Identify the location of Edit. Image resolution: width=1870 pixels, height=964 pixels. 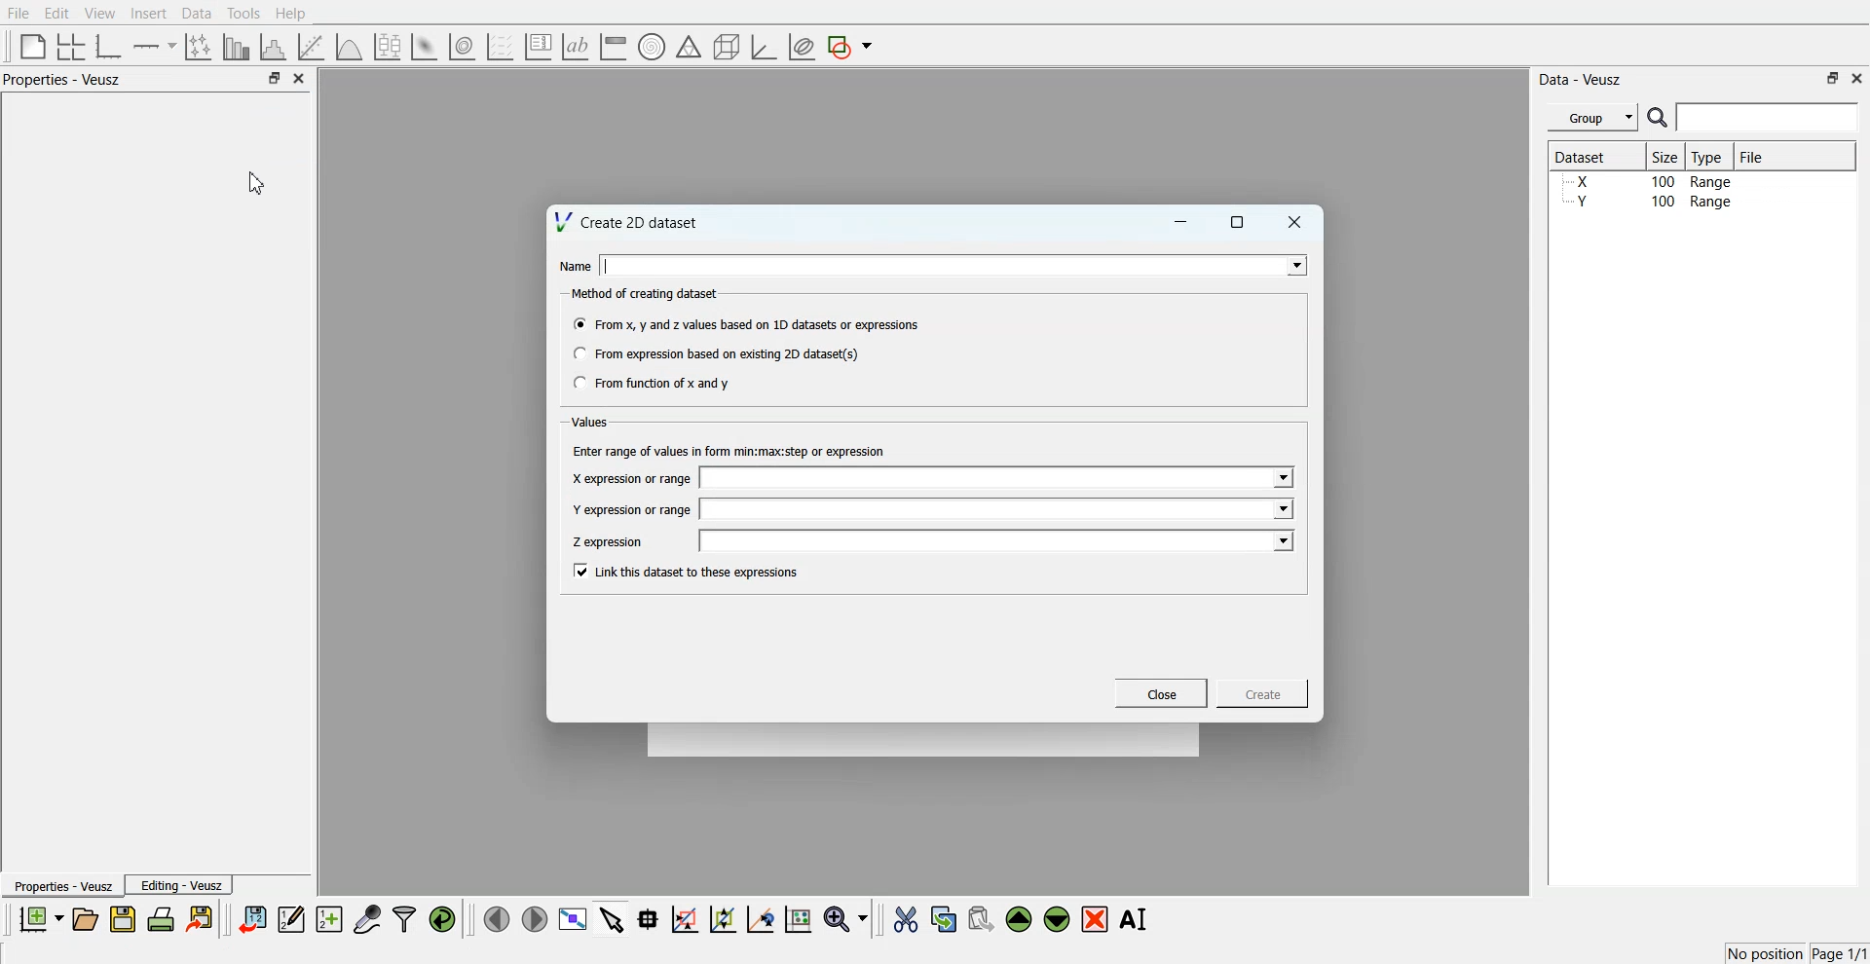
(56, 14).